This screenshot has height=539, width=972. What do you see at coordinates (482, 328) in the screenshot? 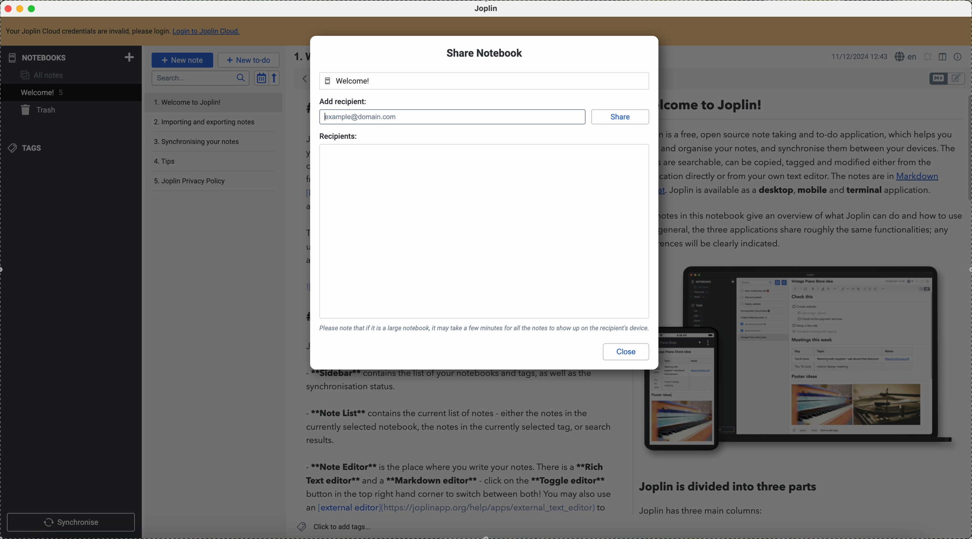
I see `please note that if it is a large notebook, it may take a few minutes for all the notes to show up on the recipient's device` at bounding box center [482, 328].